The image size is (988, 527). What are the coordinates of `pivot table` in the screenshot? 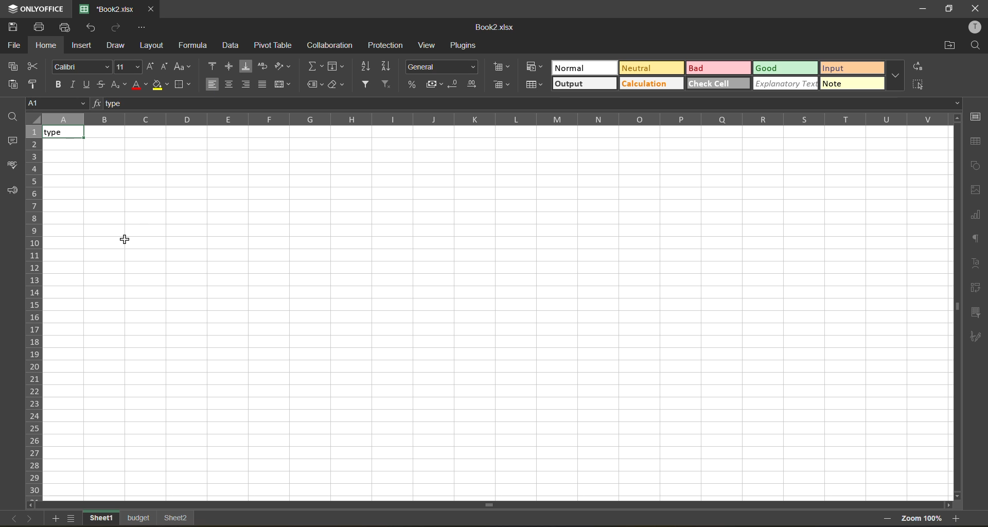 It's located at (976, 289).